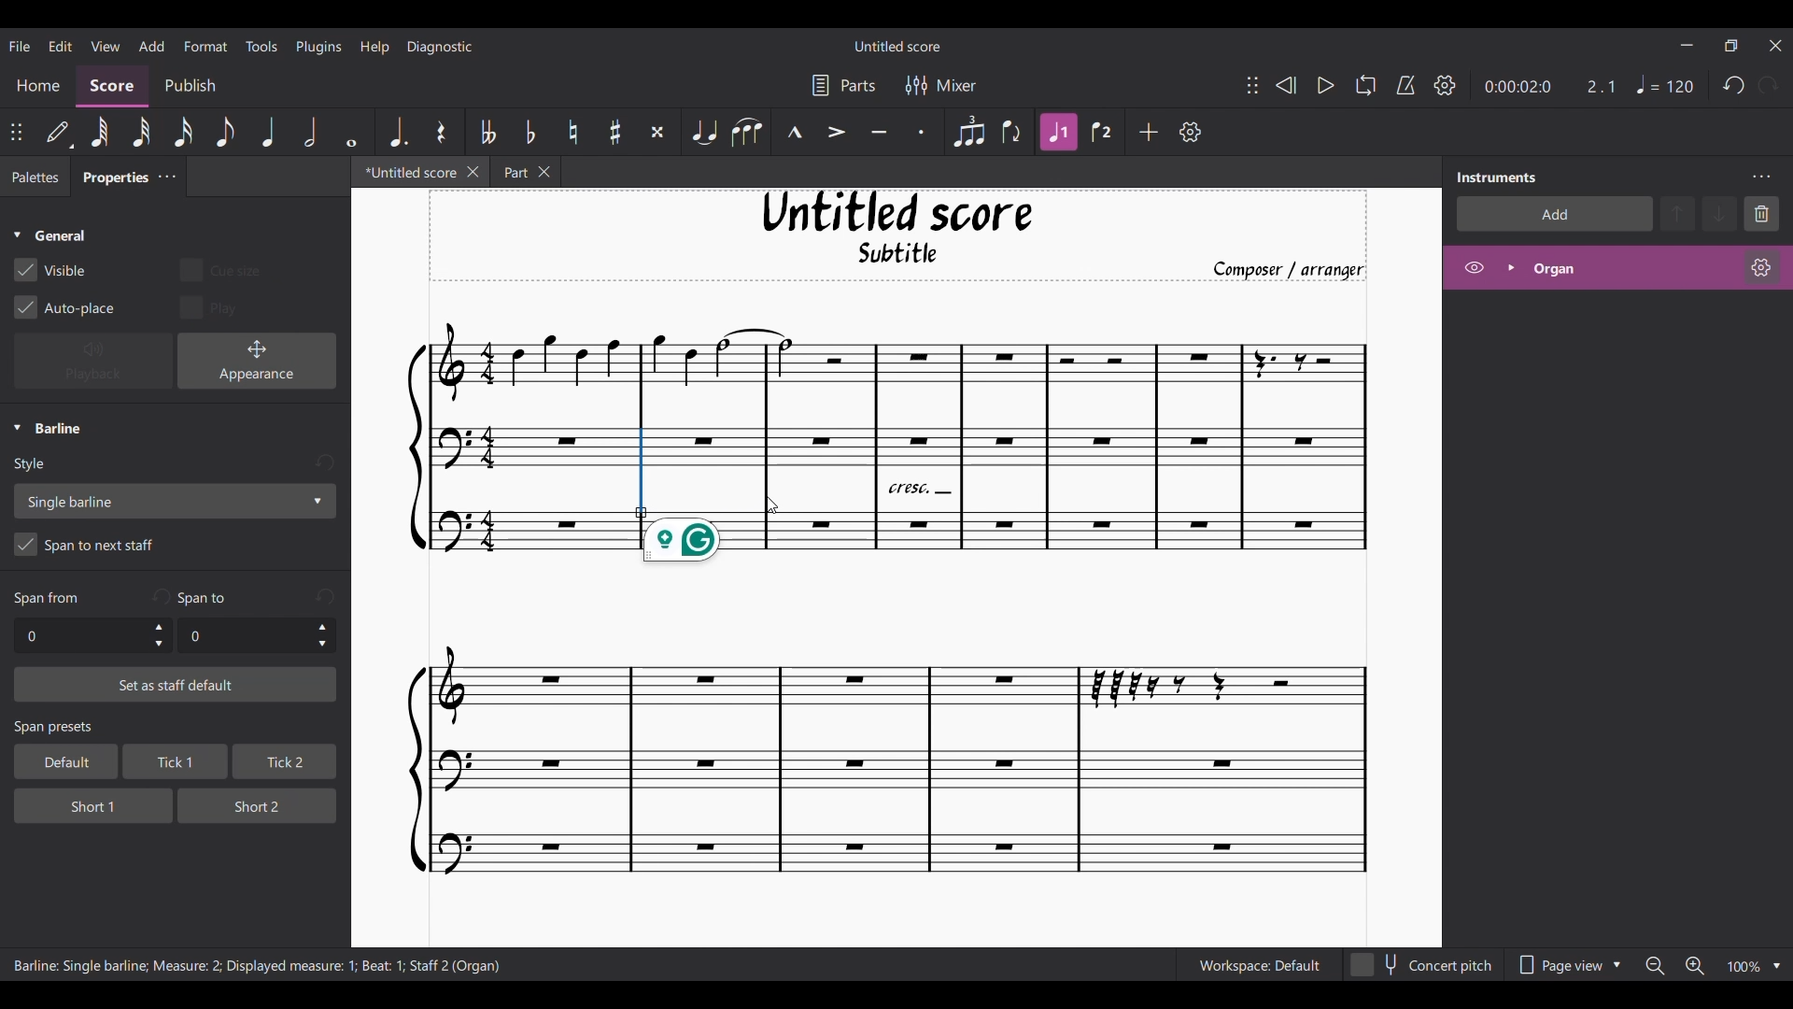 Image resolution: width=1793 pixels, height=1009 pixels. What do you see at coordinates (572, 132) in the screenshot?
I see `Toggle natural` at bounding box center [572, 132].